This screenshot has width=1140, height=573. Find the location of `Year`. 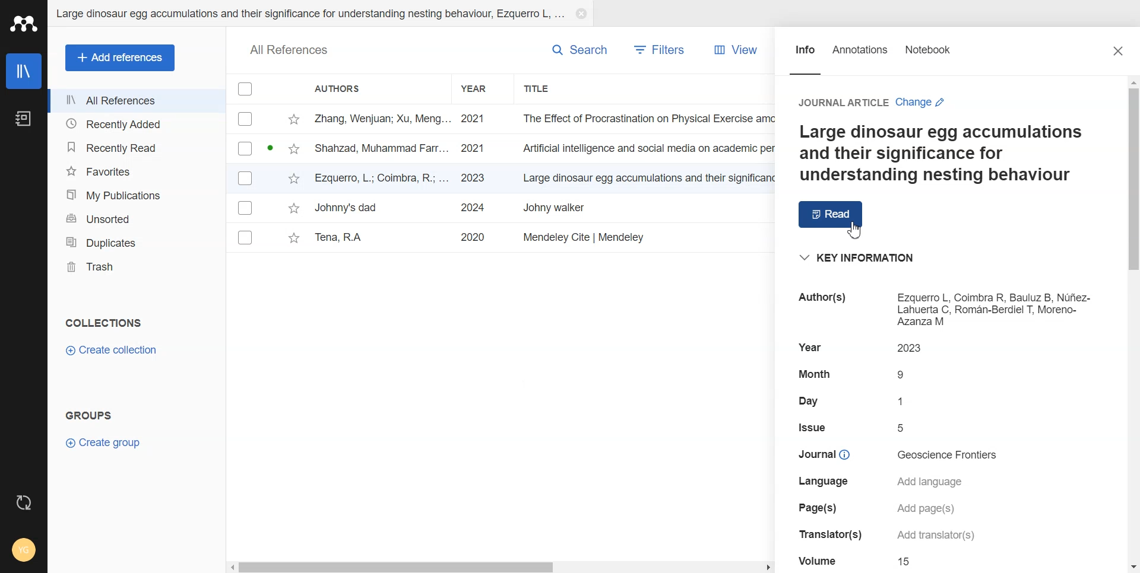

Year is located at coordinates (477, 88).